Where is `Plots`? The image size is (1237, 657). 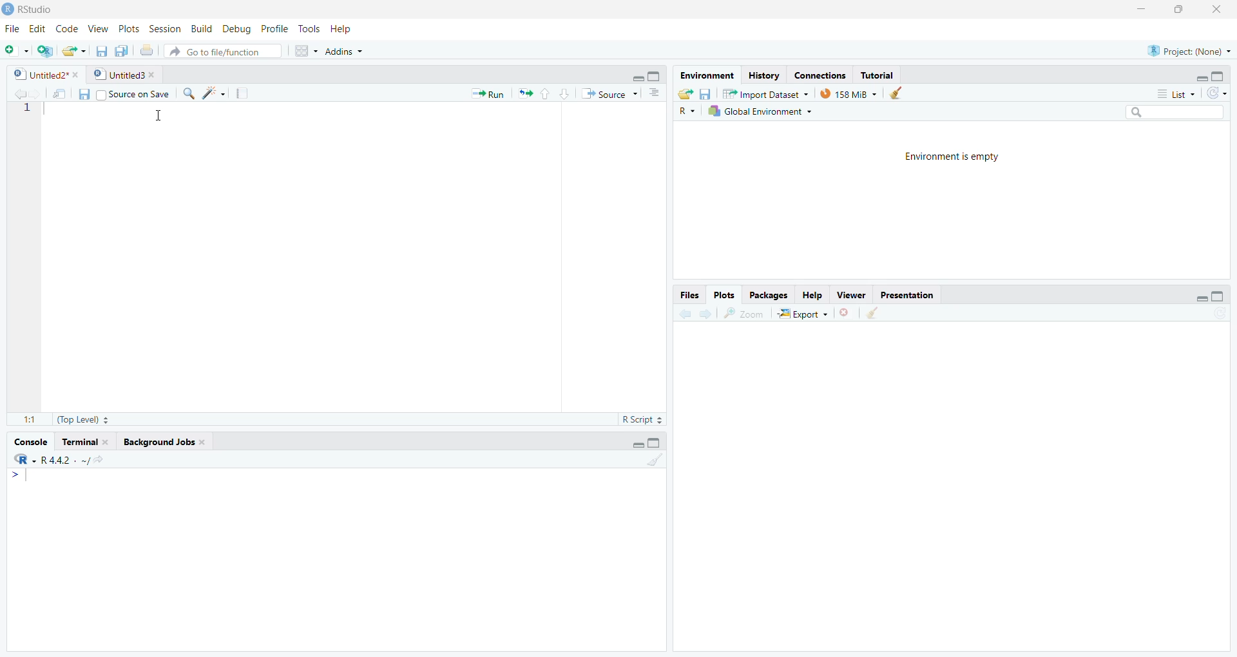 Plots is located at coordinates (726, 294).